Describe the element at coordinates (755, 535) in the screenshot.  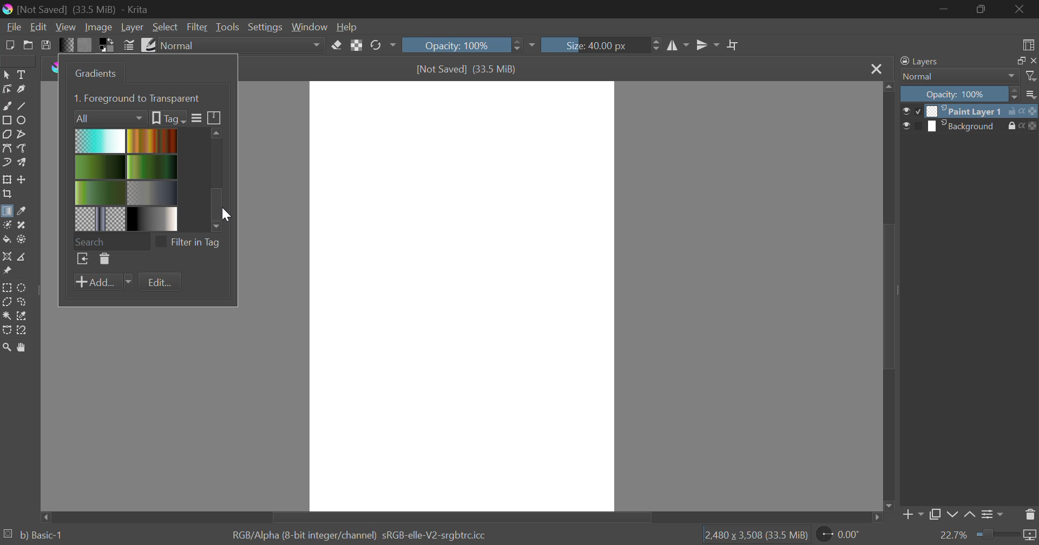
I see `12,480 x 3,508 (33.5 MiB)` at that location.